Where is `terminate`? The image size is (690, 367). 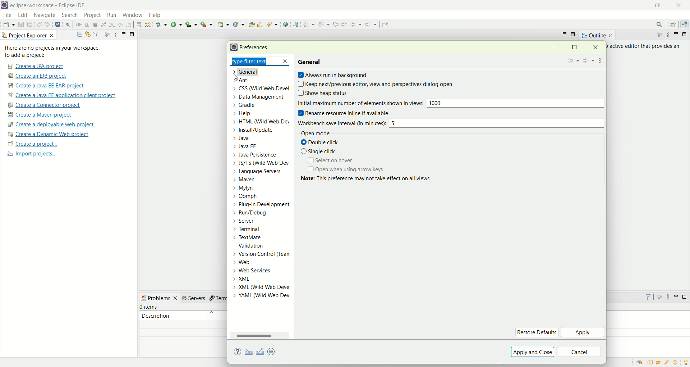 terminate is located at coordinates (96, 25).